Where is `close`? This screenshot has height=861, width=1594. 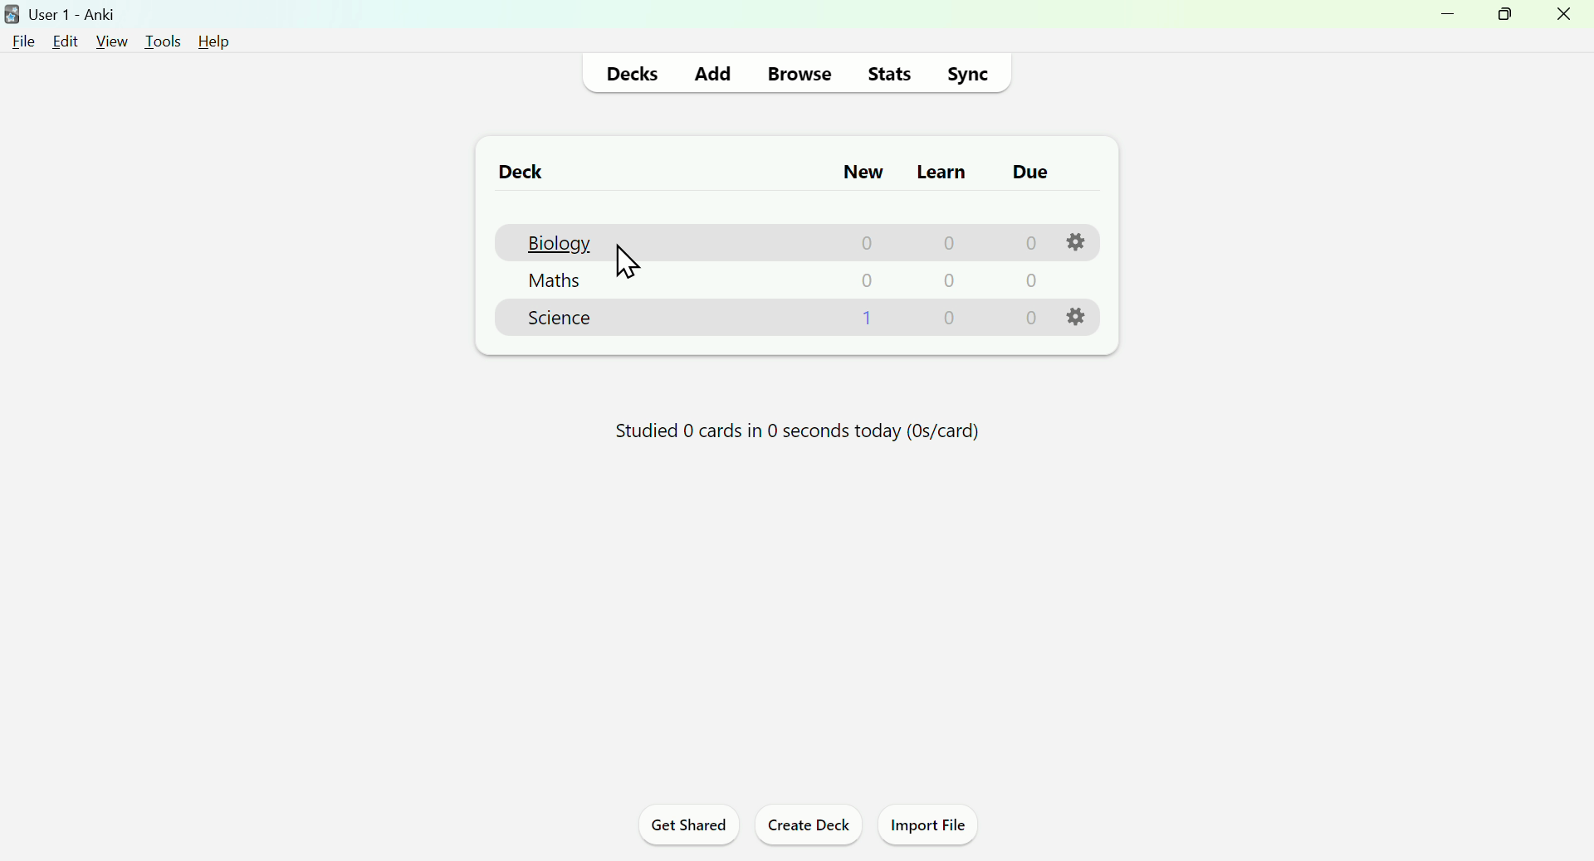 close is located at coordinates (1564, 17).